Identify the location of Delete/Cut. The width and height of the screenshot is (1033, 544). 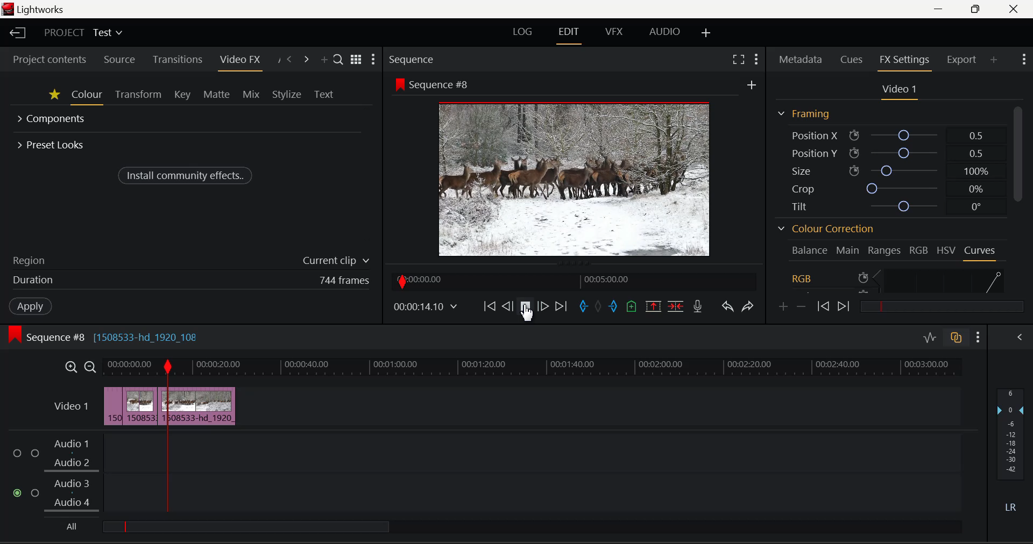
(676, 306).